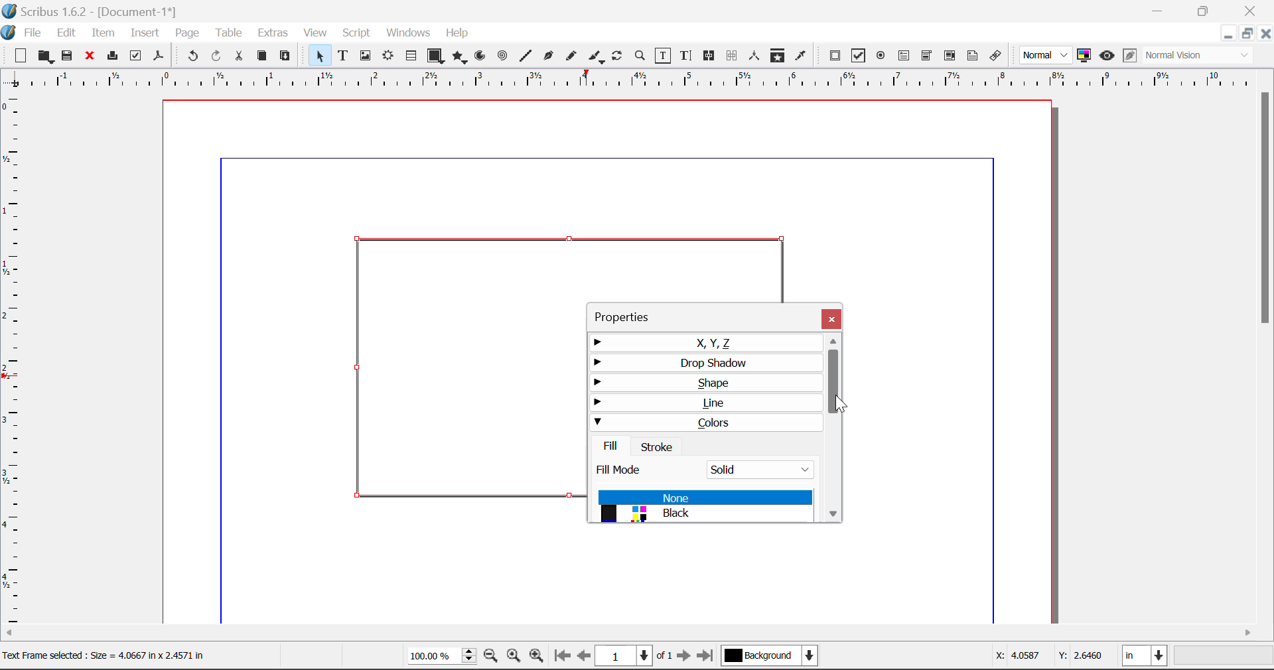  I want to click on Fill, so click(614, 446).